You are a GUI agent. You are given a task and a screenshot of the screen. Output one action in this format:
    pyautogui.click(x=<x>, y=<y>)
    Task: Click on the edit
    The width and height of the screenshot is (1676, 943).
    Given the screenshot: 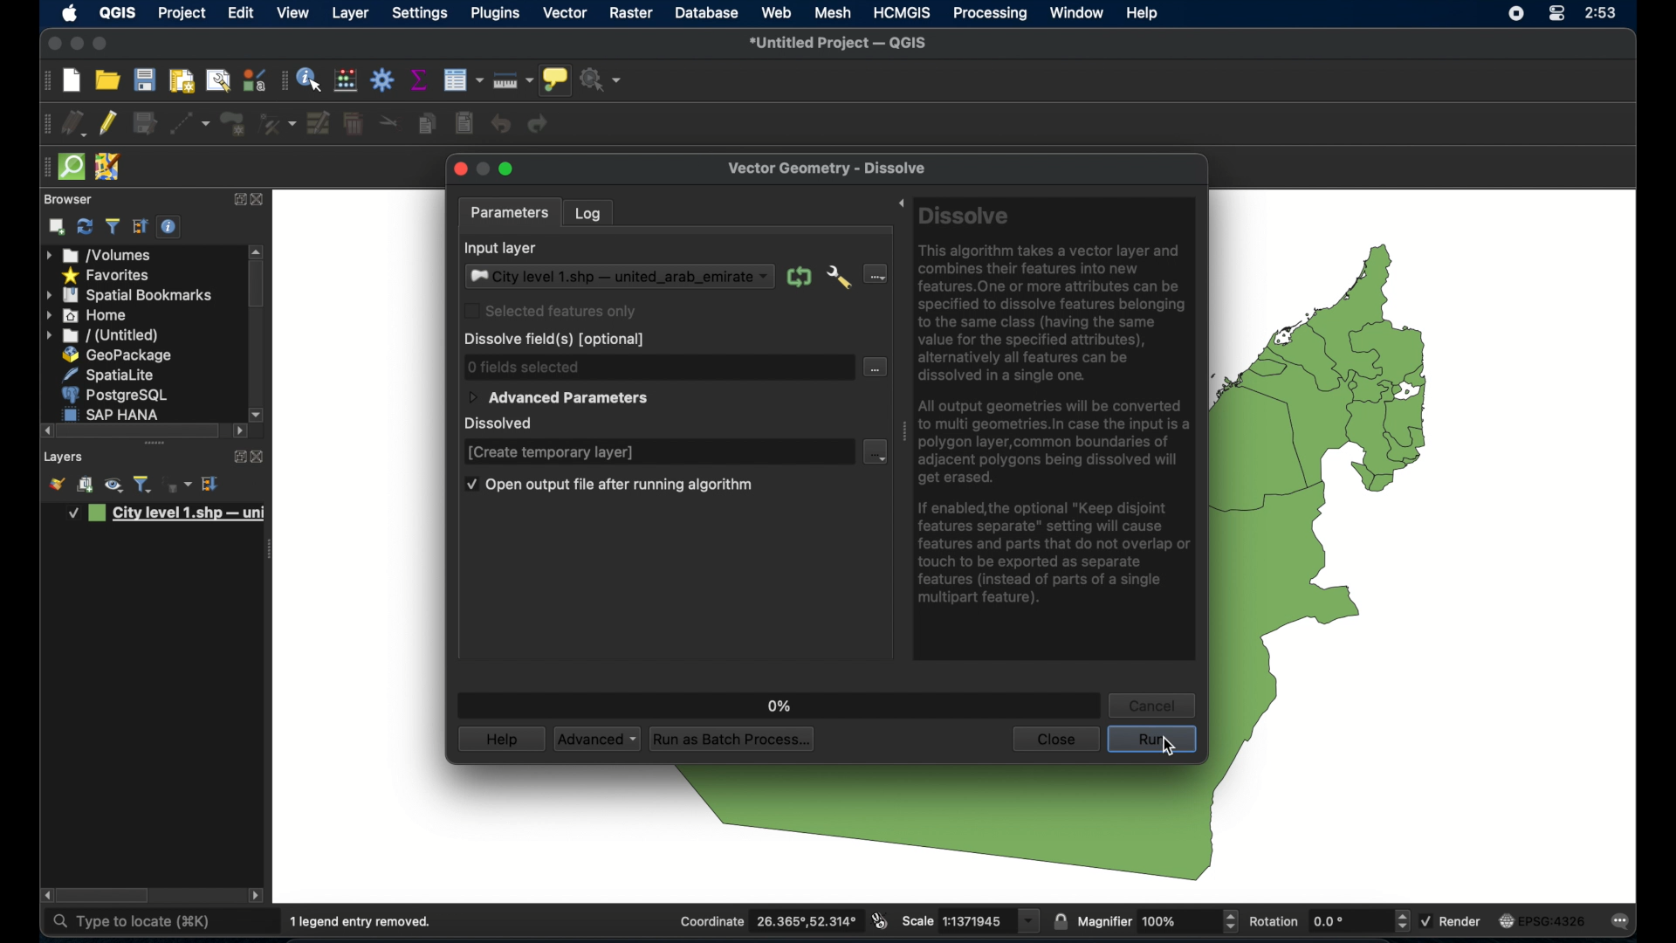 What is the action you would take?
    pyautogui.click(x=240, y=13)
    